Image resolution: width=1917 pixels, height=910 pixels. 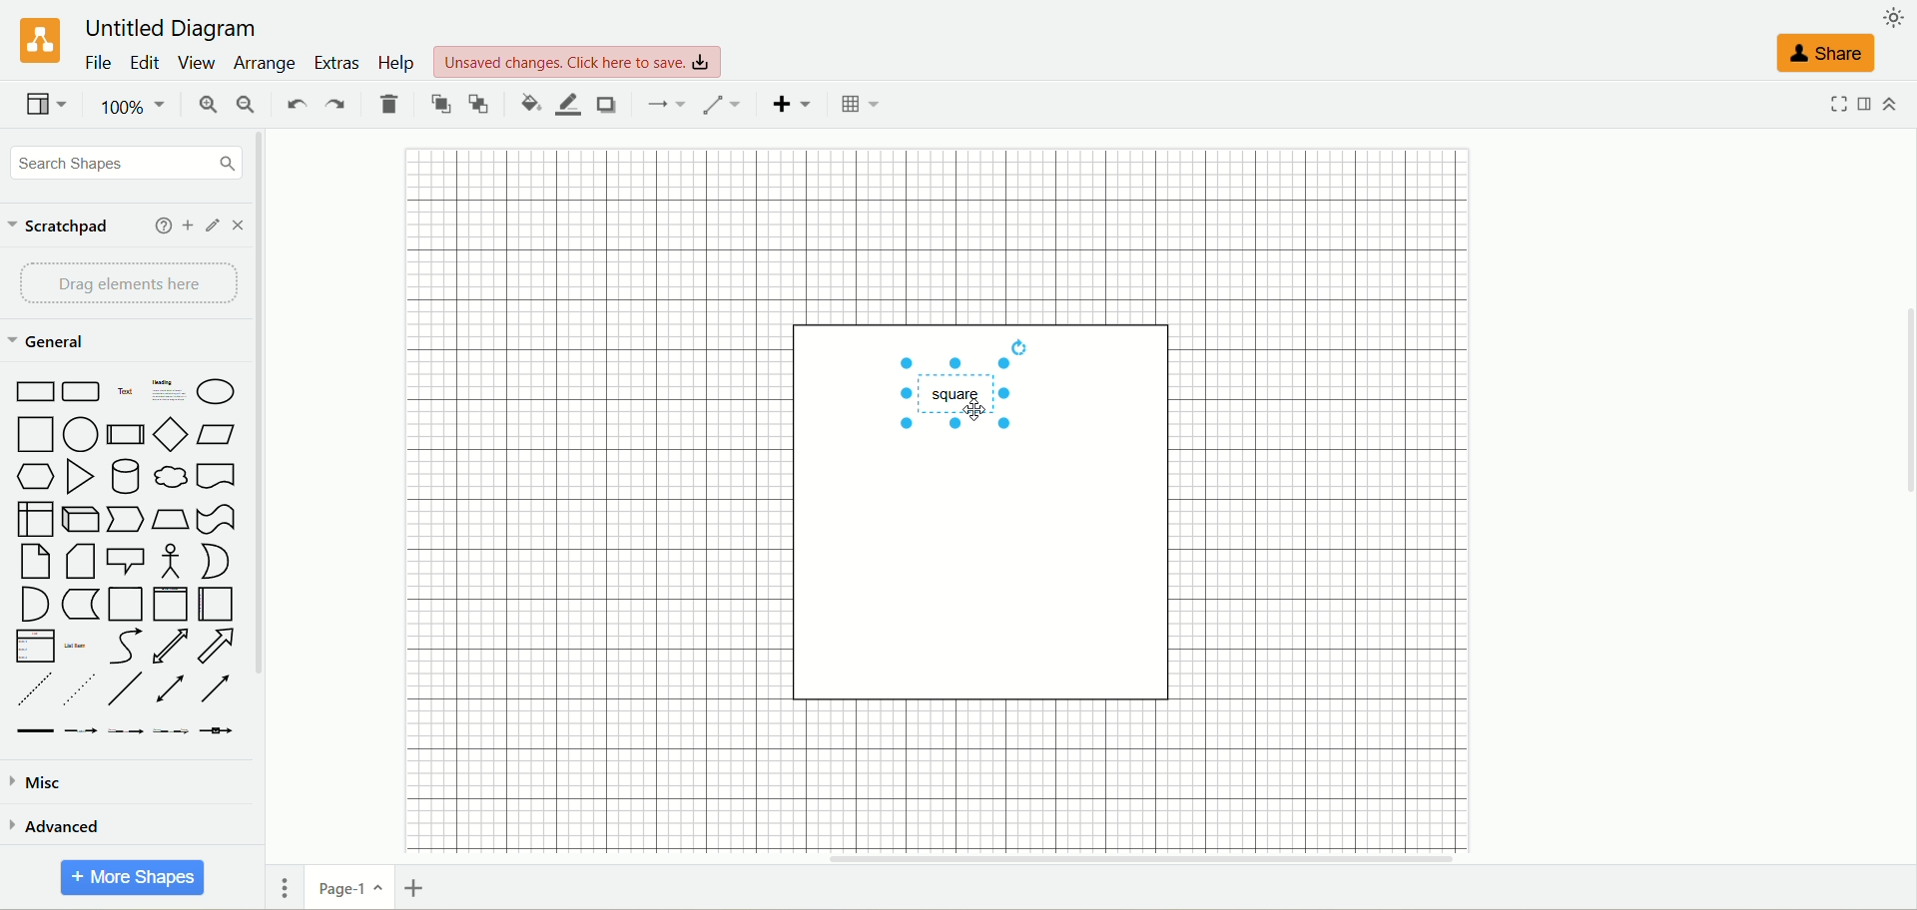 What do you see at coordinates (55, 343) in the screenshot?
I see `general` at bounding box center [55, 343].